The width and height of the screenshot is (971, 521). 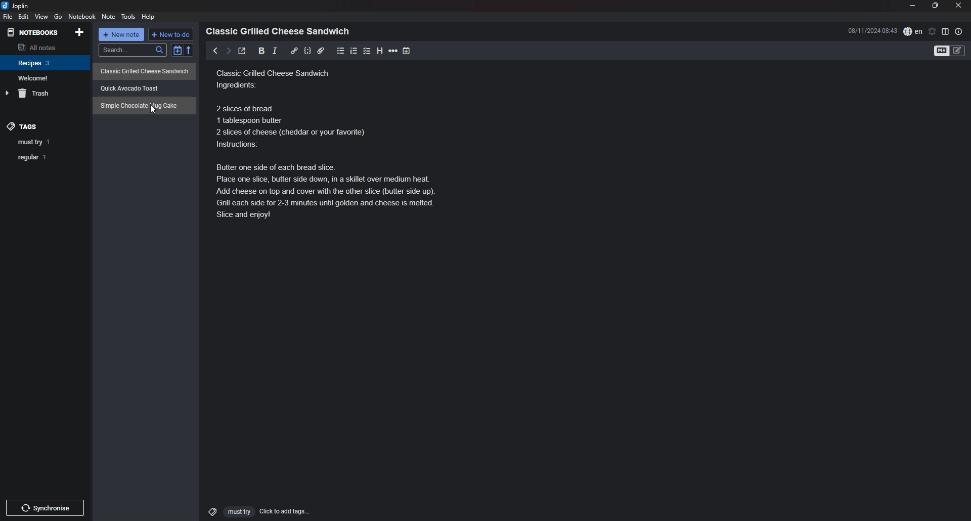 I want to click on bold, so click(x=258, y=51).